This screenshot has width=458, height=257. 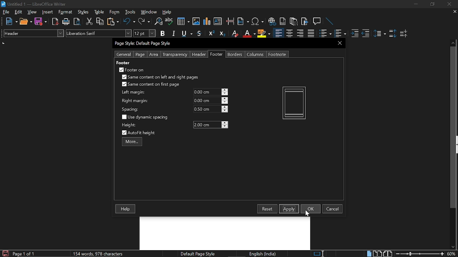 What do you see at coordinates (277, 54) in the screenshot?
I see `Footnote` at bounding box center [277, 54].